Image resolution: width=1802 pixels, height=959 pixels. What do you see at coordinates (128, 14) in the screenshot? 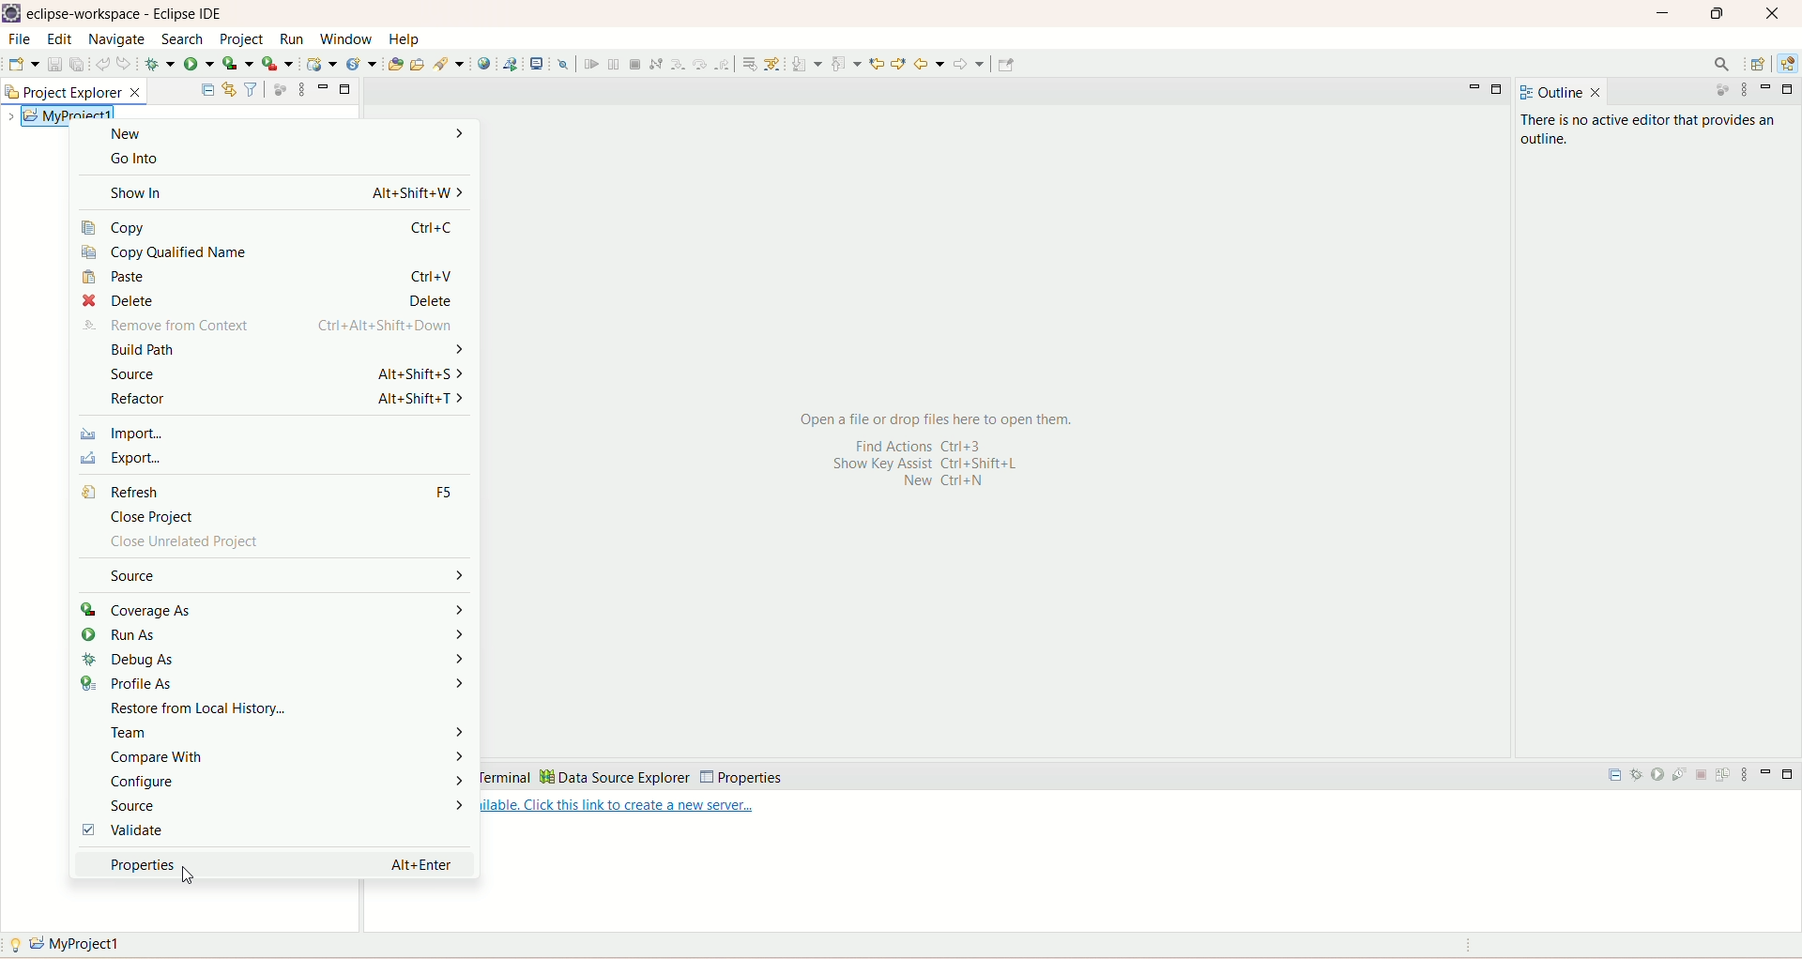
I see `eclipse-workspace-Eclipse IDE` at bounding box center [128, 14].